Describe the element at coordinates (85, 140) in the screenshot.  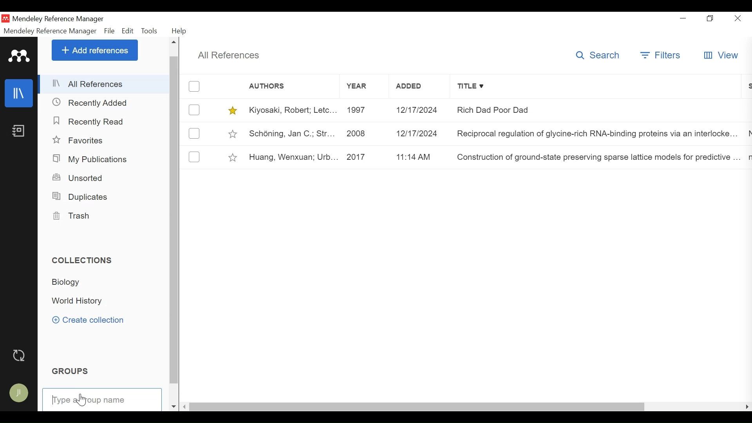
I see `Favorites` at that location.